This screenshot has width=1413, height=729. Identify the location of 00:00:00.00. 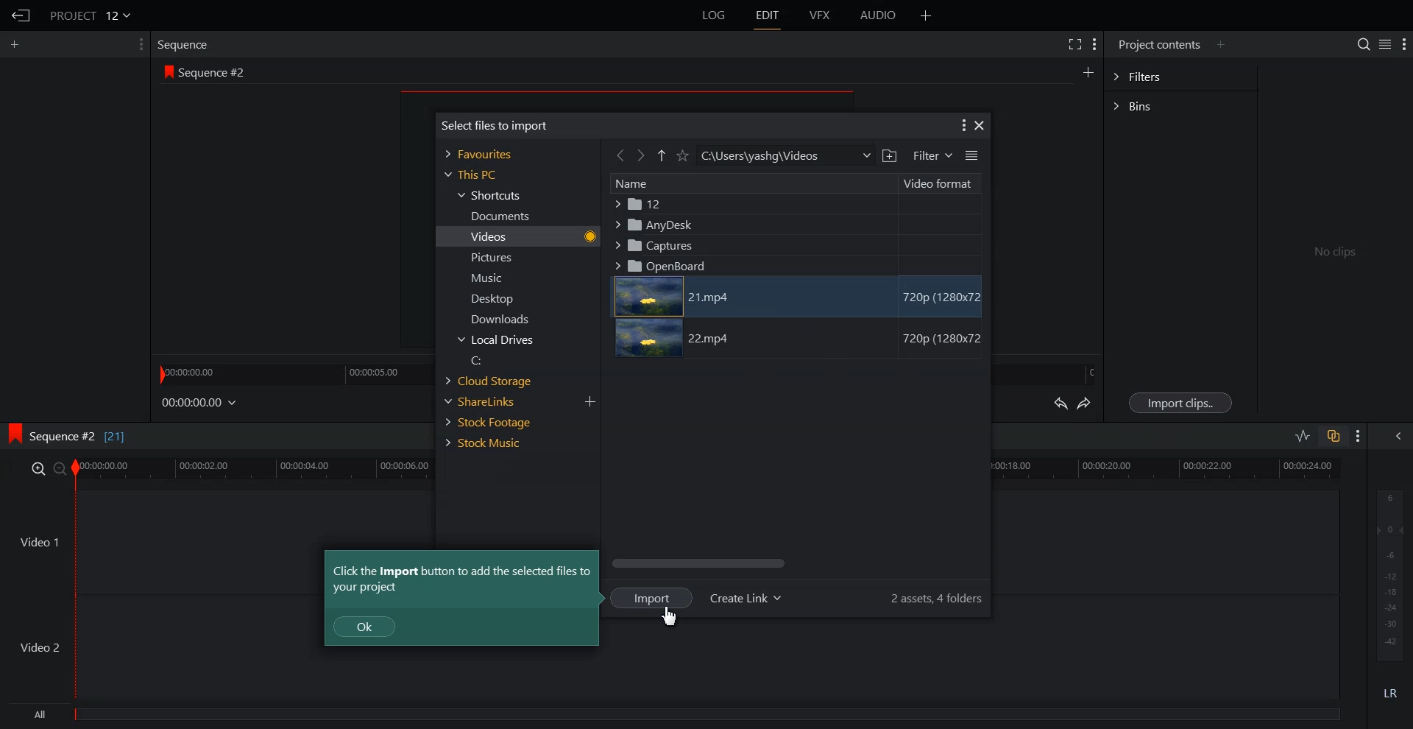
(200, 403).